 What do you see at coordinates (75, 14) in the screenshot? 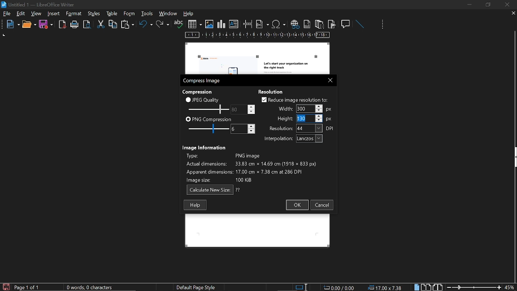
I see `tools` at bounding box center [75, 14].